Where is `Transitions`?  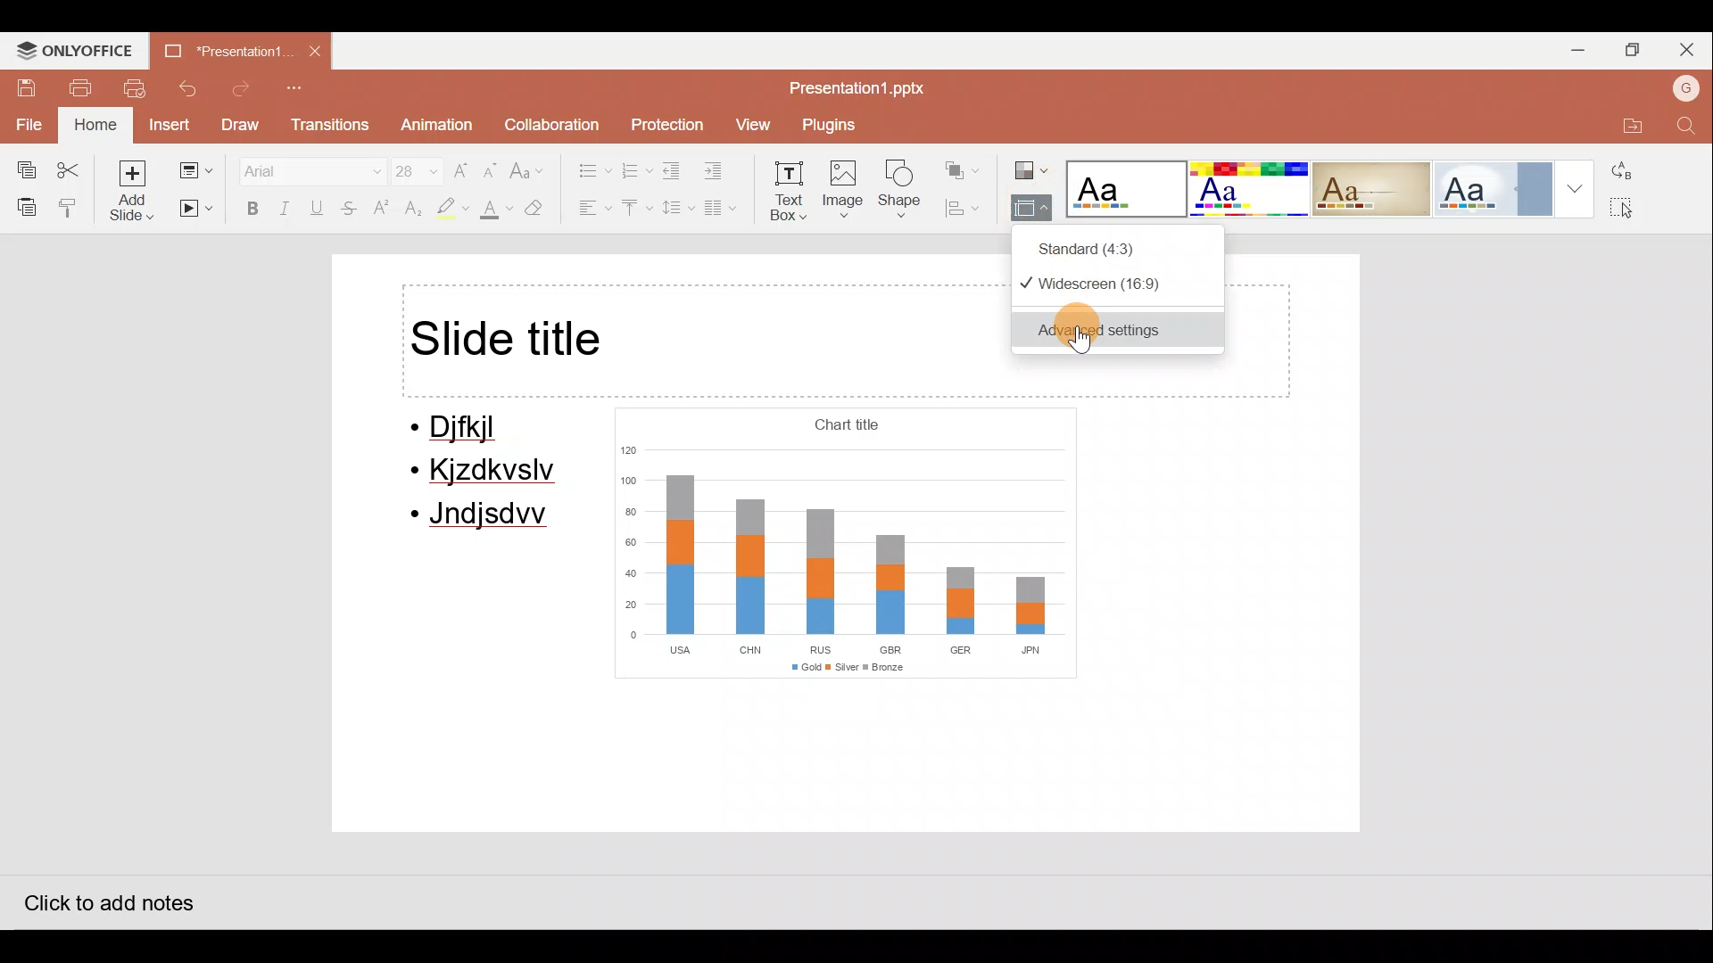
Transitions is located at coordinates (328, 126).